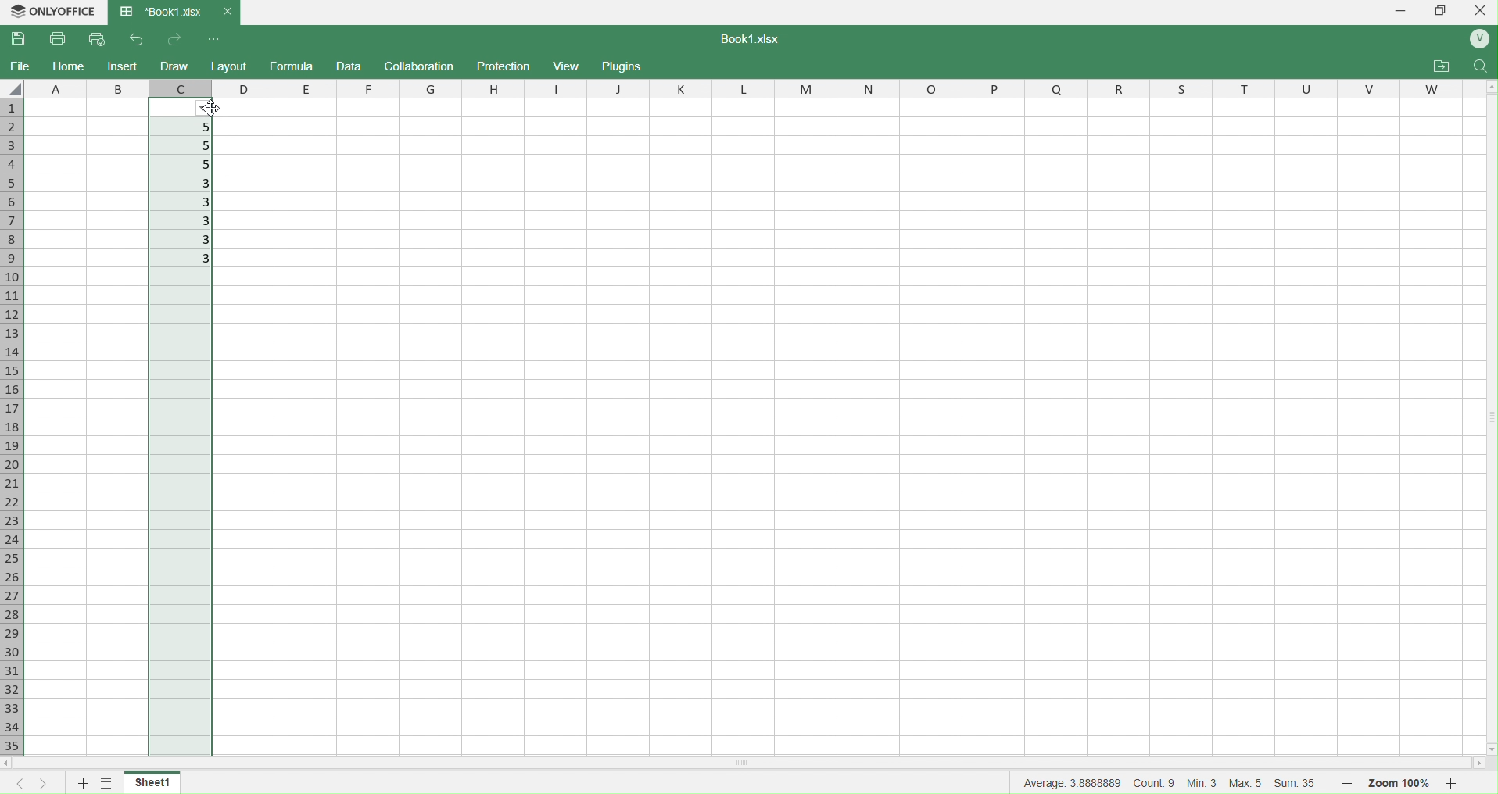  What do you see at coordinates (621, 65) in the screenshot?
I see `Plugins` at bounding box center [621, 65].